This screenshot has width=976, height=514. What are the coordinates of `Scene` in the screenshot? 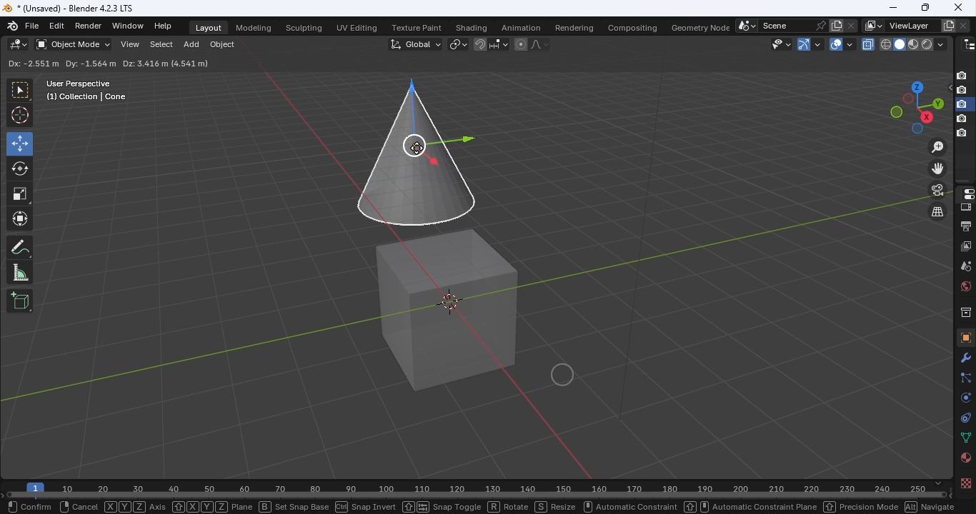 It's located at (965, 266).